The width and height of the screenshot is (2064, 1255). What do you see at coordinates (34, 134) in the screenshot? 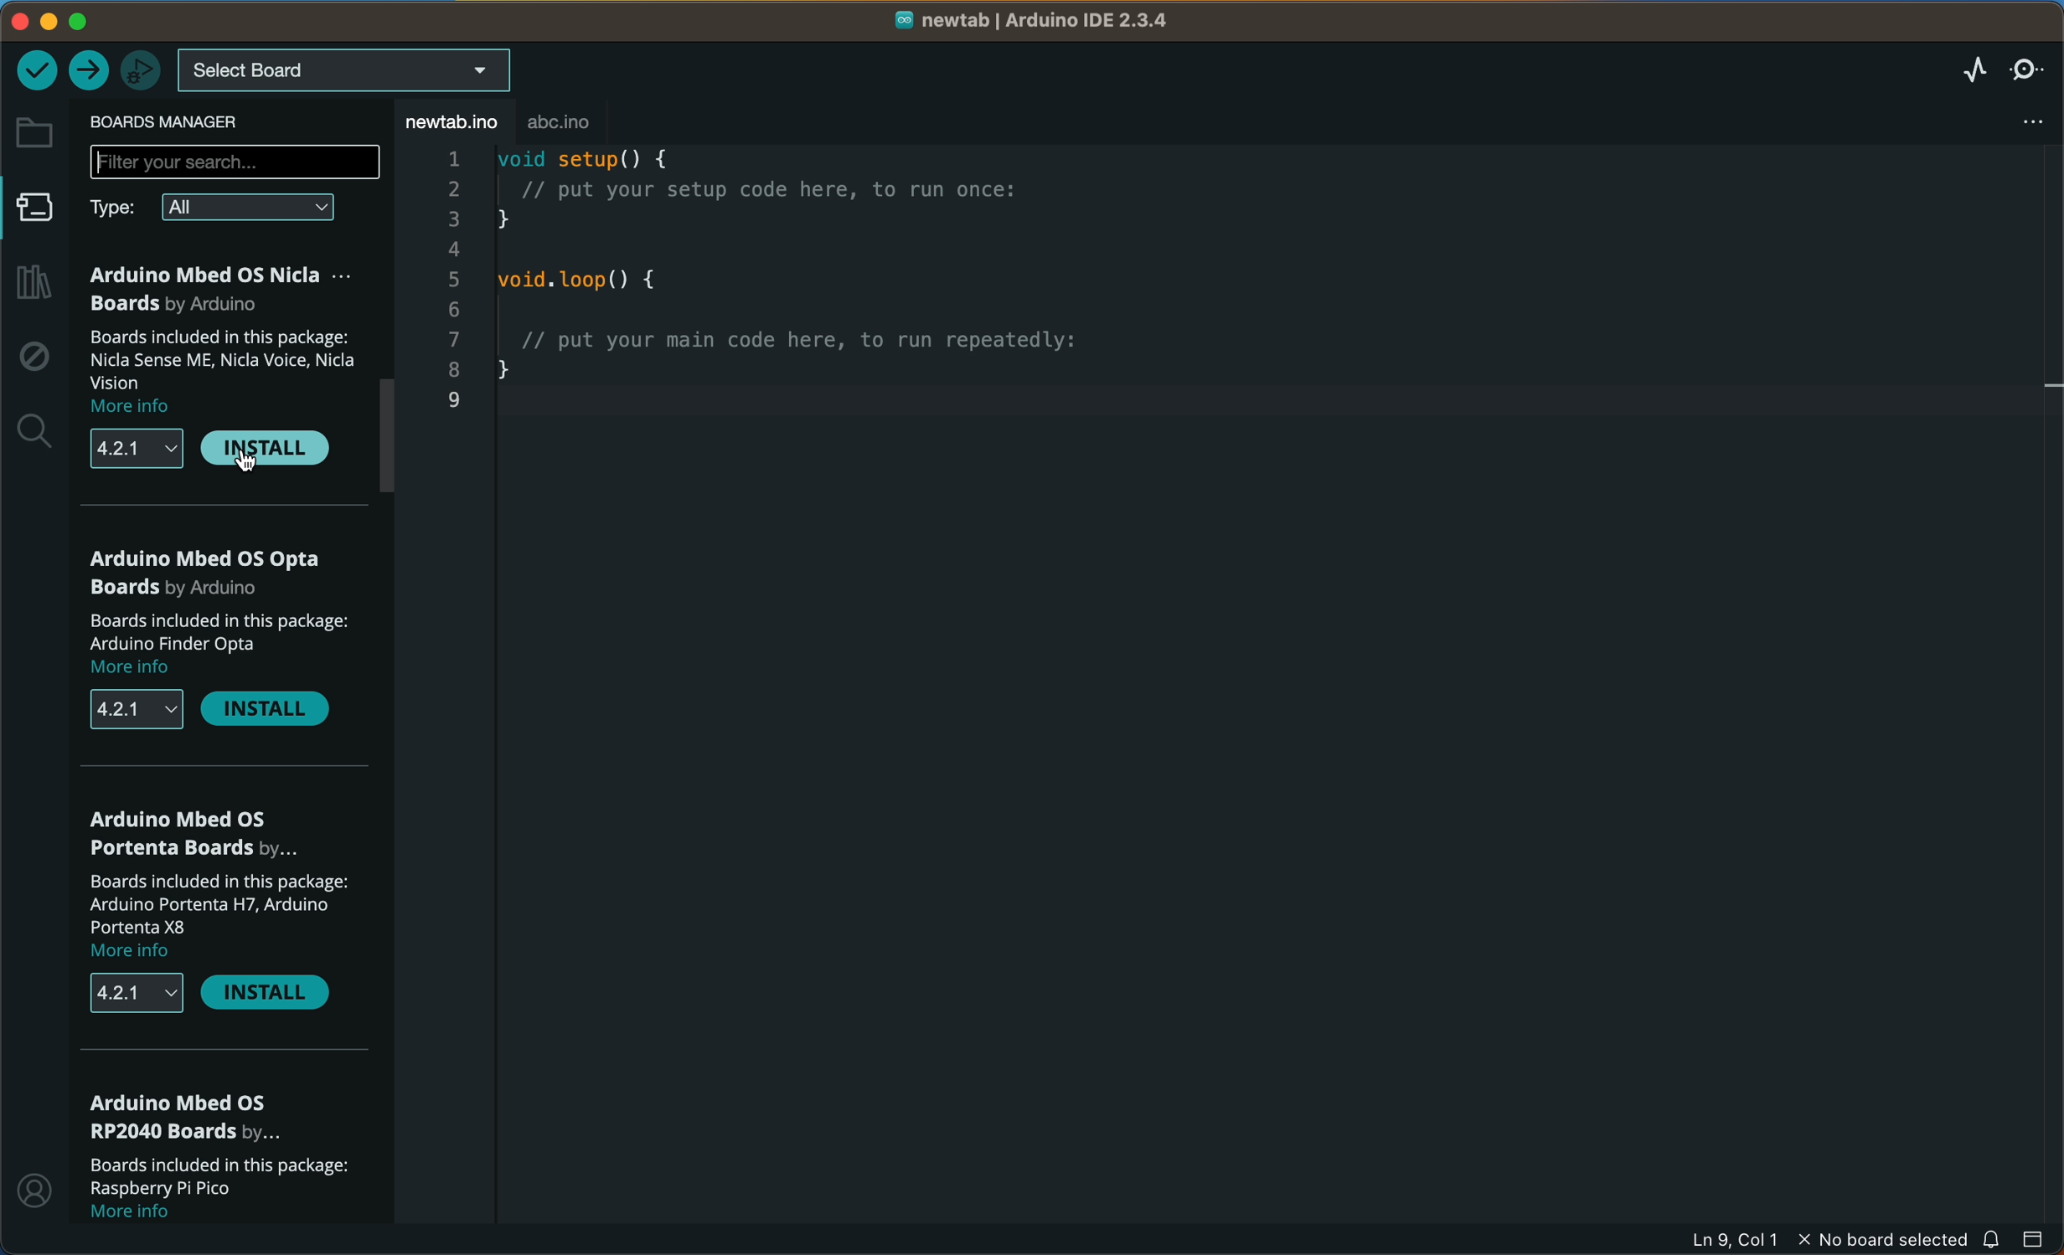
I see `folder` at bounding box center [34, 134].